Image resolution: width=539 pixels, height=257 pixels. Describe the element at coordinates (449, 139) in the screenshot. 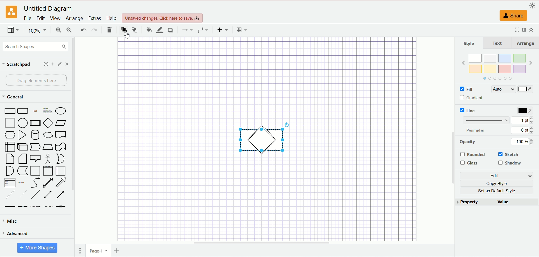

I see `vertical scroll bar` at that location.